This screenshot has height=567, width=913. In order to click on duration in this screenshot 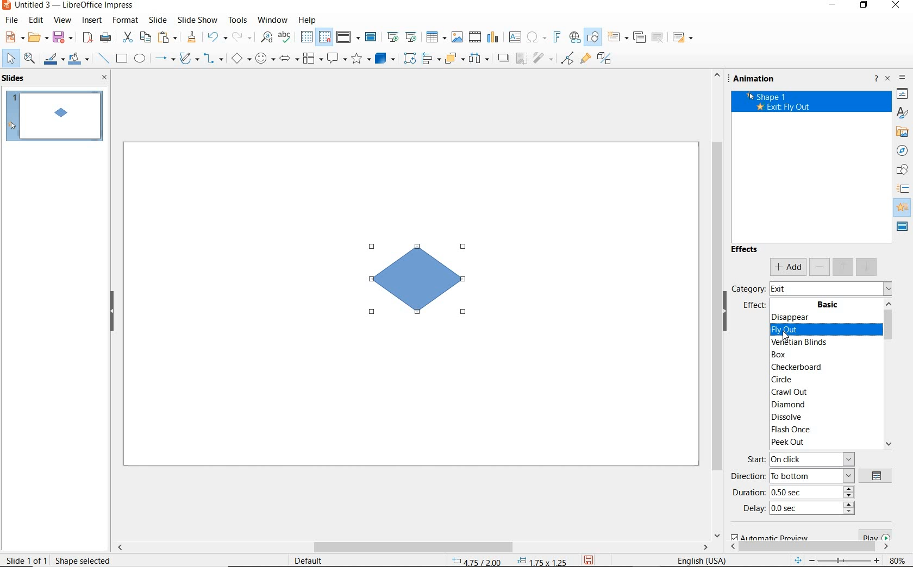, I will do `click(794, 493)`.